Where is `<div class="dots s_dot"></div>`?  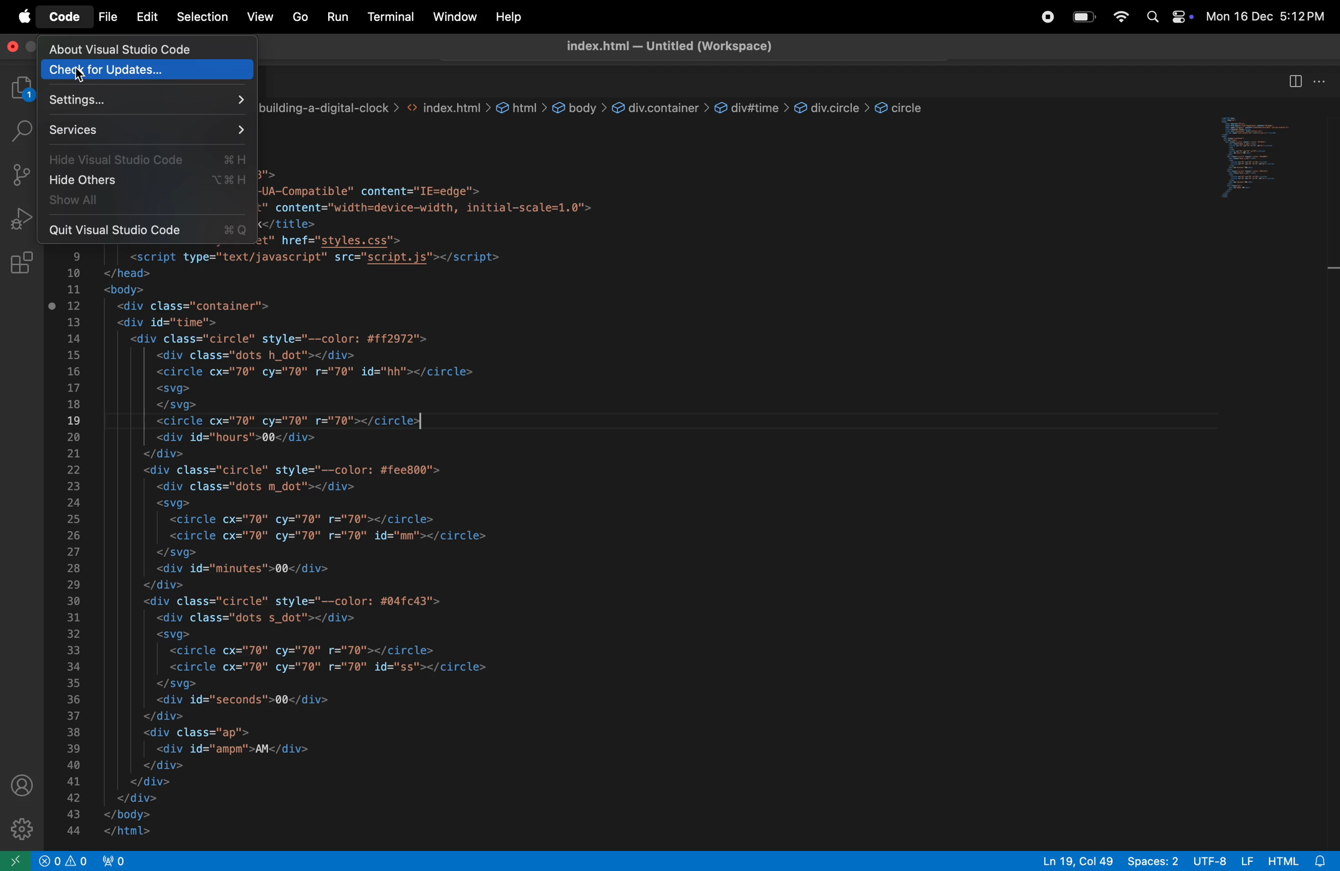 <div class="dots s_dot"></div> is located at coordinates (267, 618).